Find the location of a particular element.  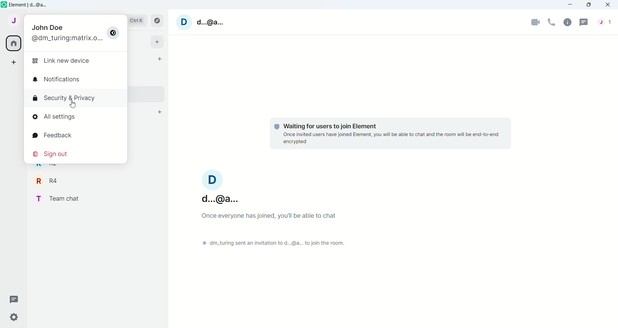

add is located at coordinates (14, 61).